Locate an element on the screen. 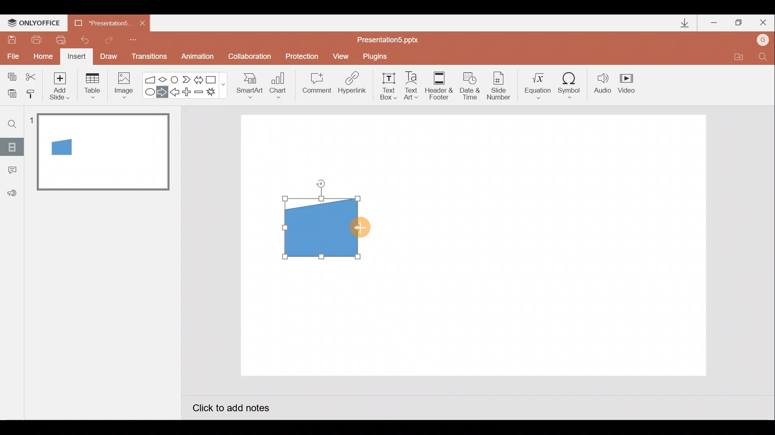 This screenshot has width=775, height=435. Undo is located at coordinates (86, 40).